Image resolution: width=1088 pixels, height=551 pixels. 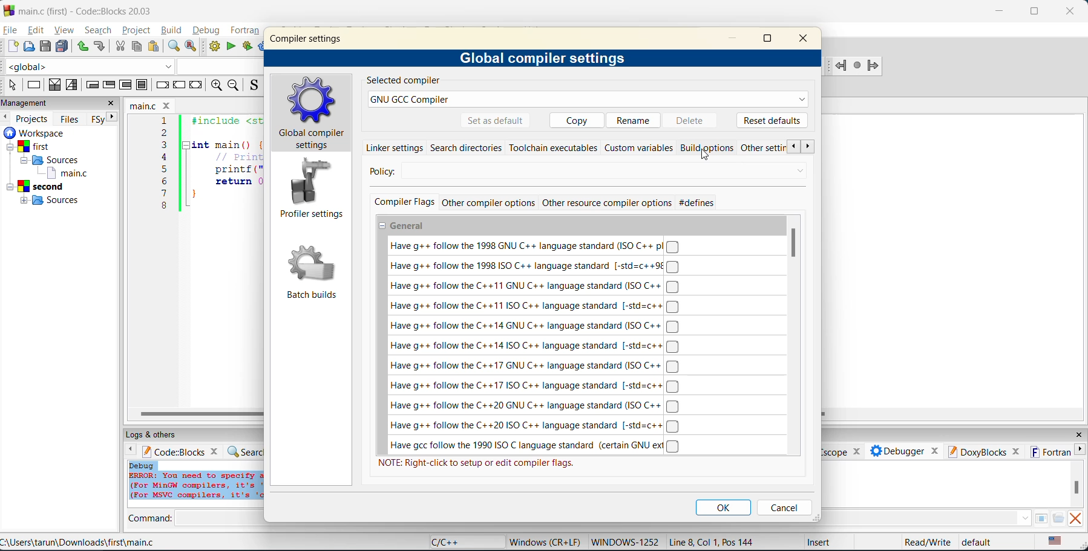 I want to click on management, so click(x=29, y=103).